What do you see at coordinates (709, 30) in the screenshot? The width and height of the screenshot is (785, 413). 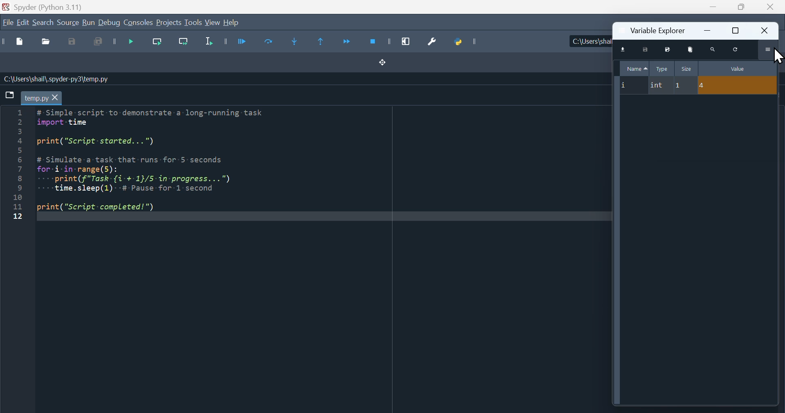 I see `minimize` at bounding box center [709, 30].